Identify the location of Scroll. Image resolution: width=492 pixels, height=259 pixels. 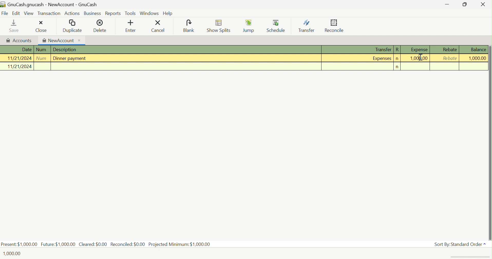
(490, 138).